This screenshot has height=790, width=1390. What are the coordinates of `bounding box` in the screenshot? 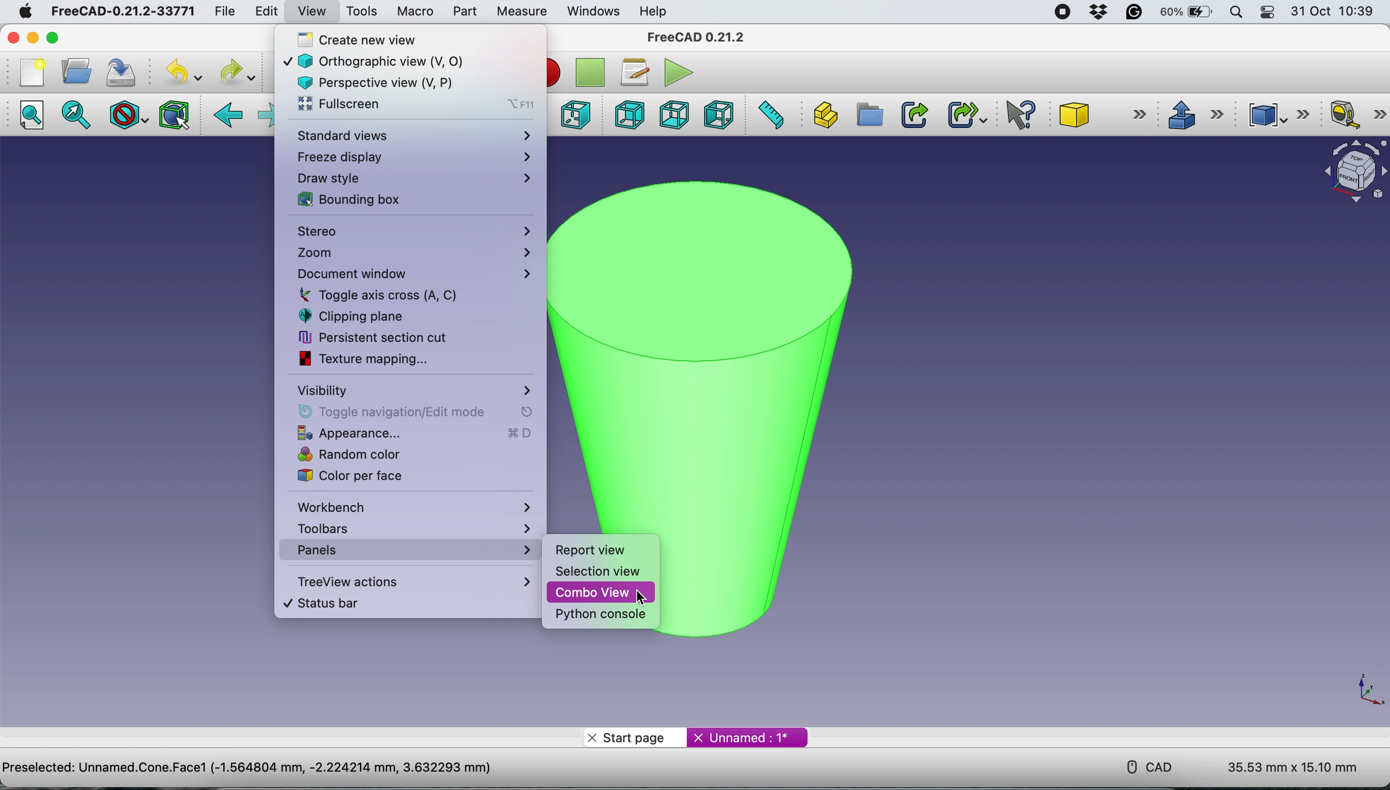 It's located at (405, 200).